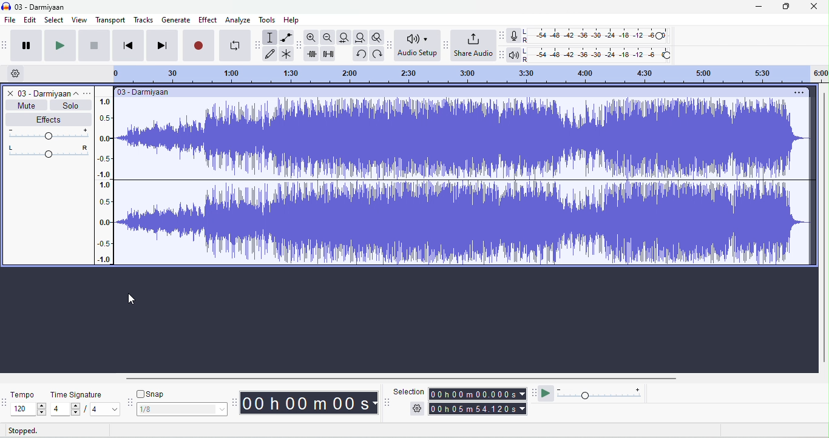  What do you see at coordinates (597, 36) in the screenshot?
I see `recoding level` at bounding box center [597, 36].